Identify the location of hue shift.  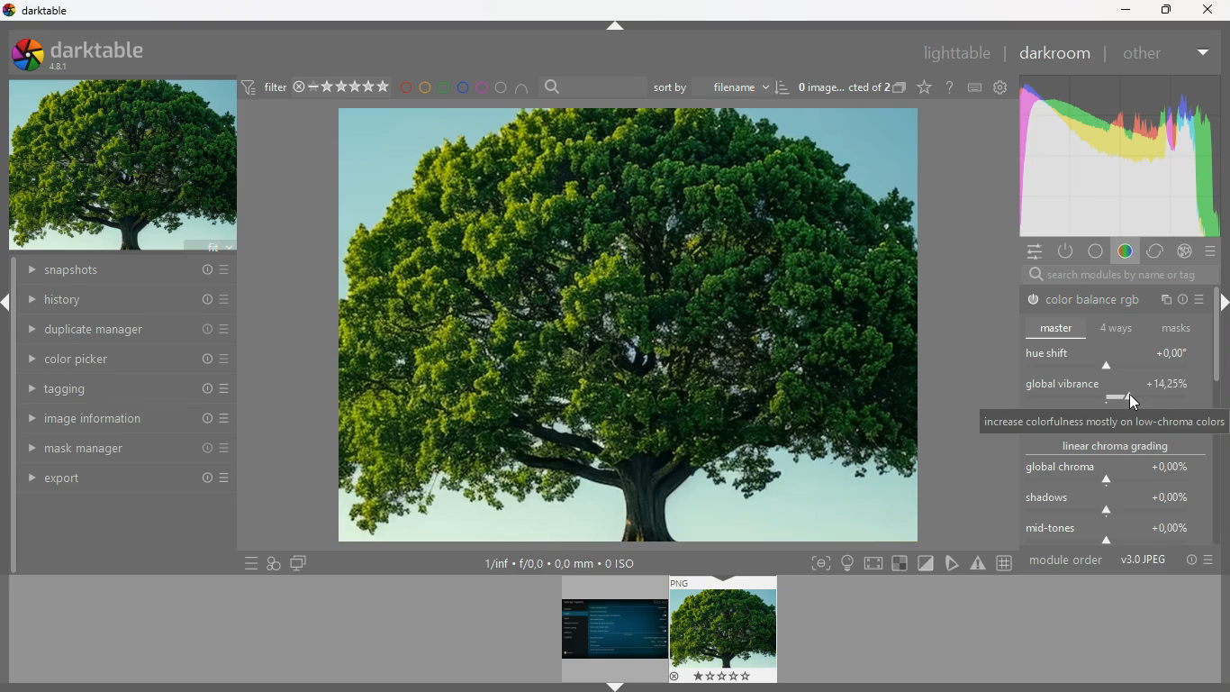
(1116, 359).